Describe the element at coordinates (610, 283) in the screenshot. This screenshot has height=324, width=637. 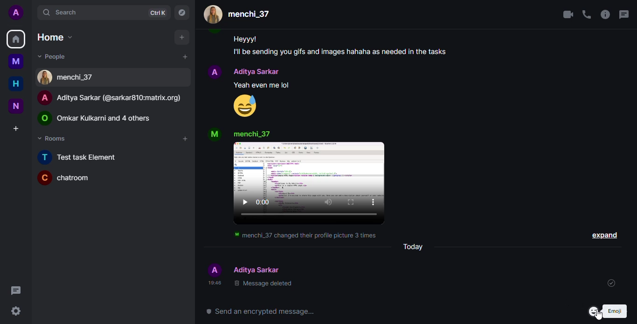
I see `sent` at that location.